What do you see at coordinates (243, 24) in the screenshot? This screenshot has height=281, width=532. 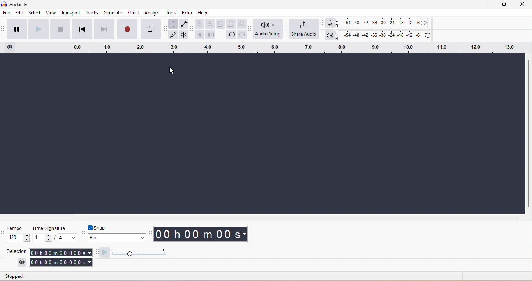 I see `zoom toggle` at bounding box center [243, 24].